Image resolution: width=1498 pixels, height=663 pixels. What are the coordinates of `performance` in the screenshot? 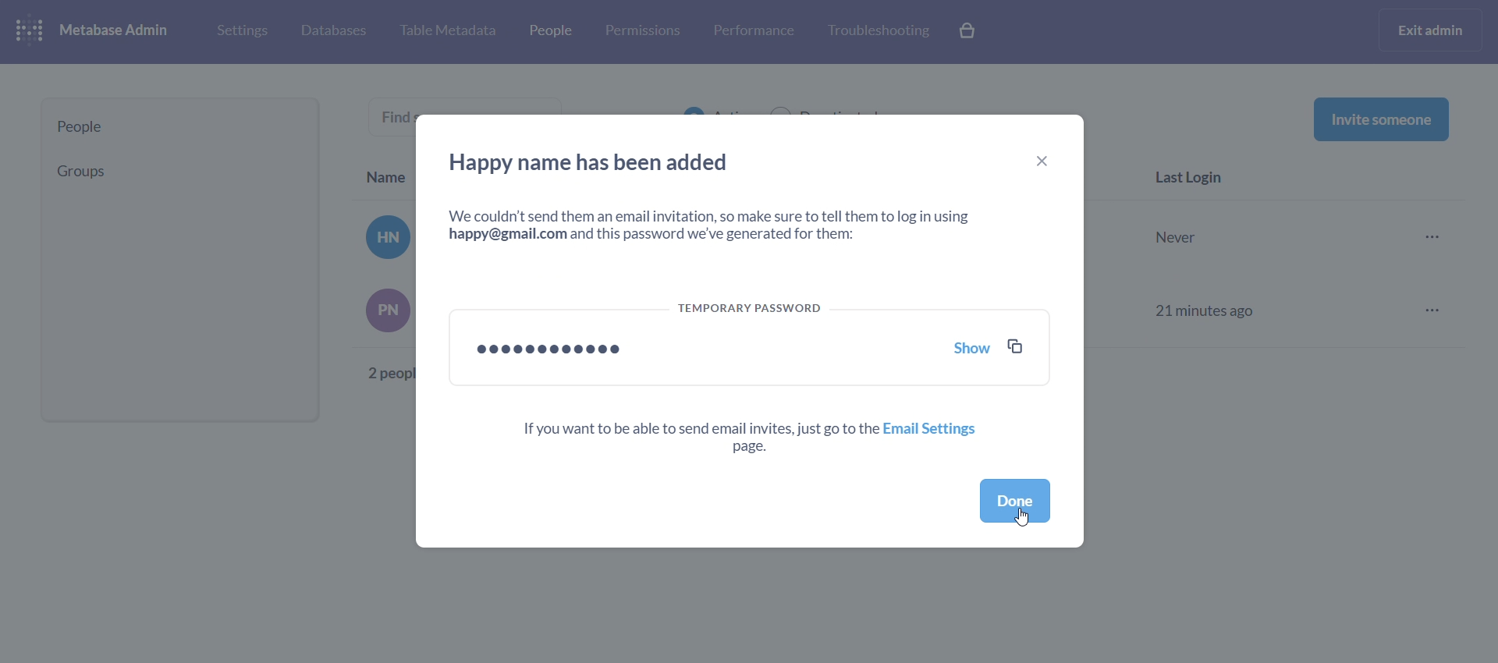 It's located at (754, 30).